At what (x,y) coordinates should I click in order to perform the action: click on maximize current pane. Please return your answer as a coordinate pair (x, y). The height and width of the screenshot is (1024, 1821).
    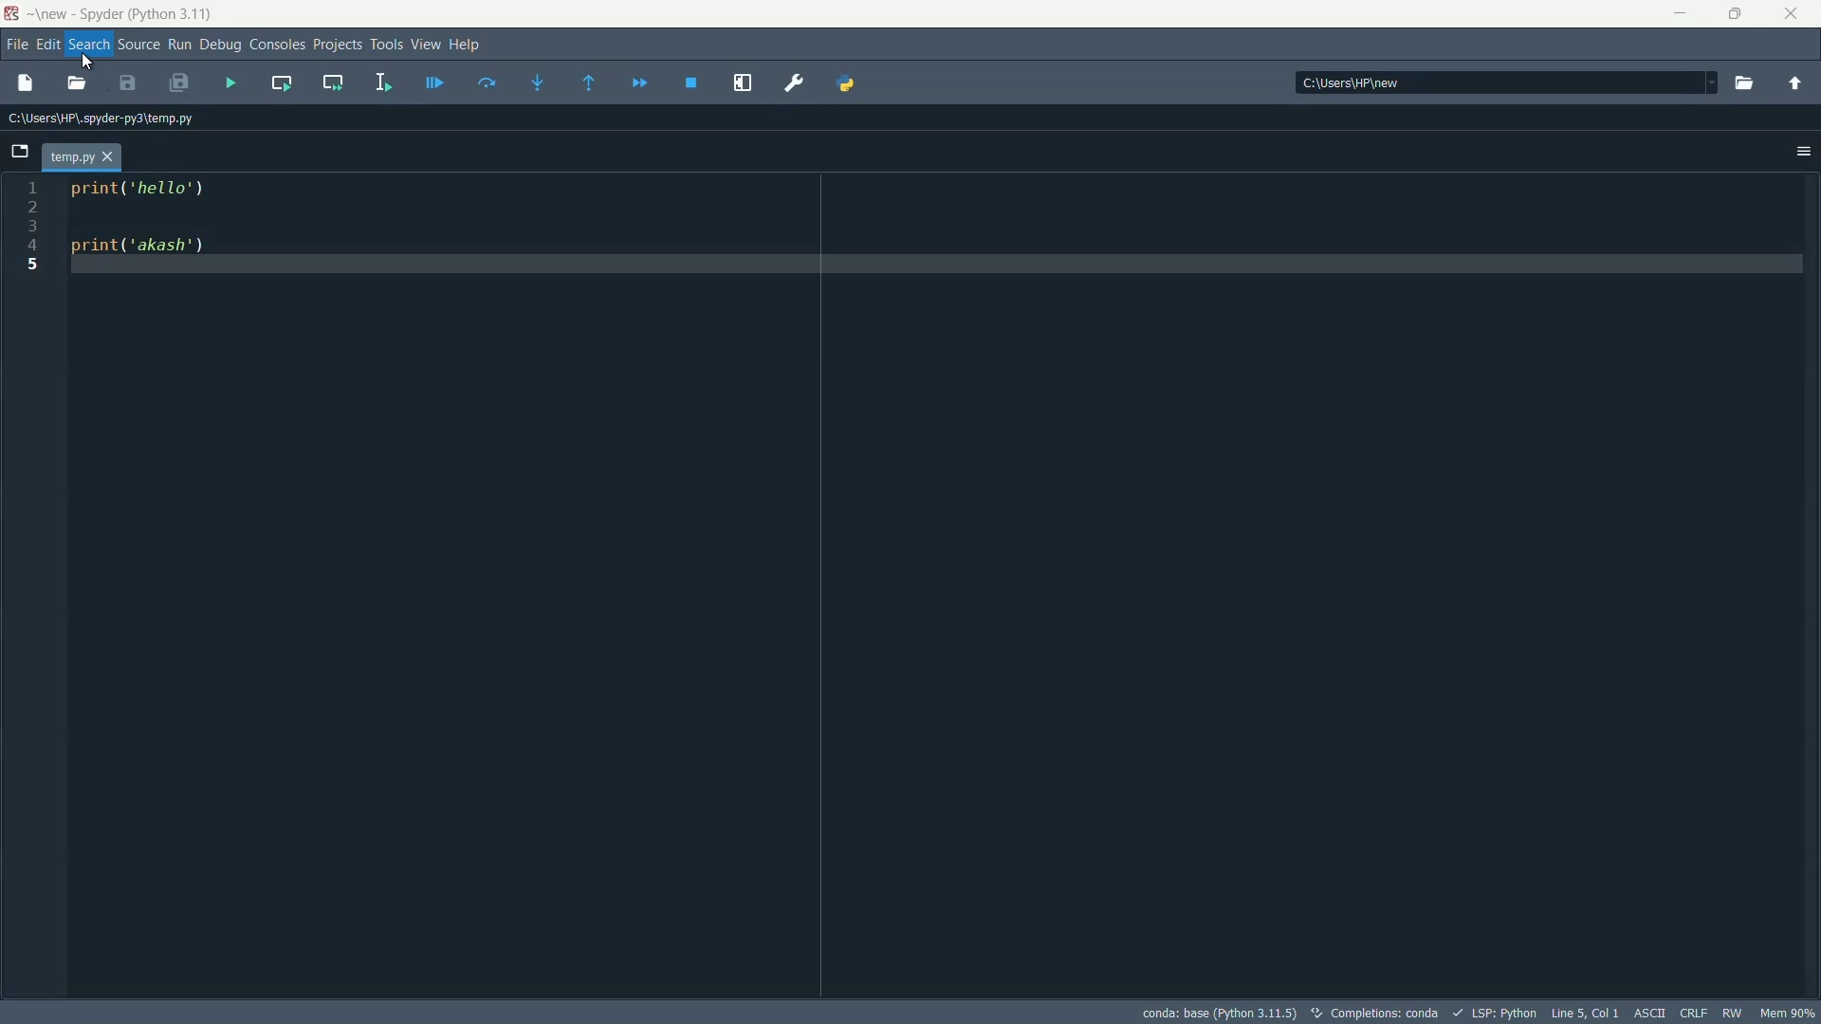
    Looking at the image, I should click on (742, 82).